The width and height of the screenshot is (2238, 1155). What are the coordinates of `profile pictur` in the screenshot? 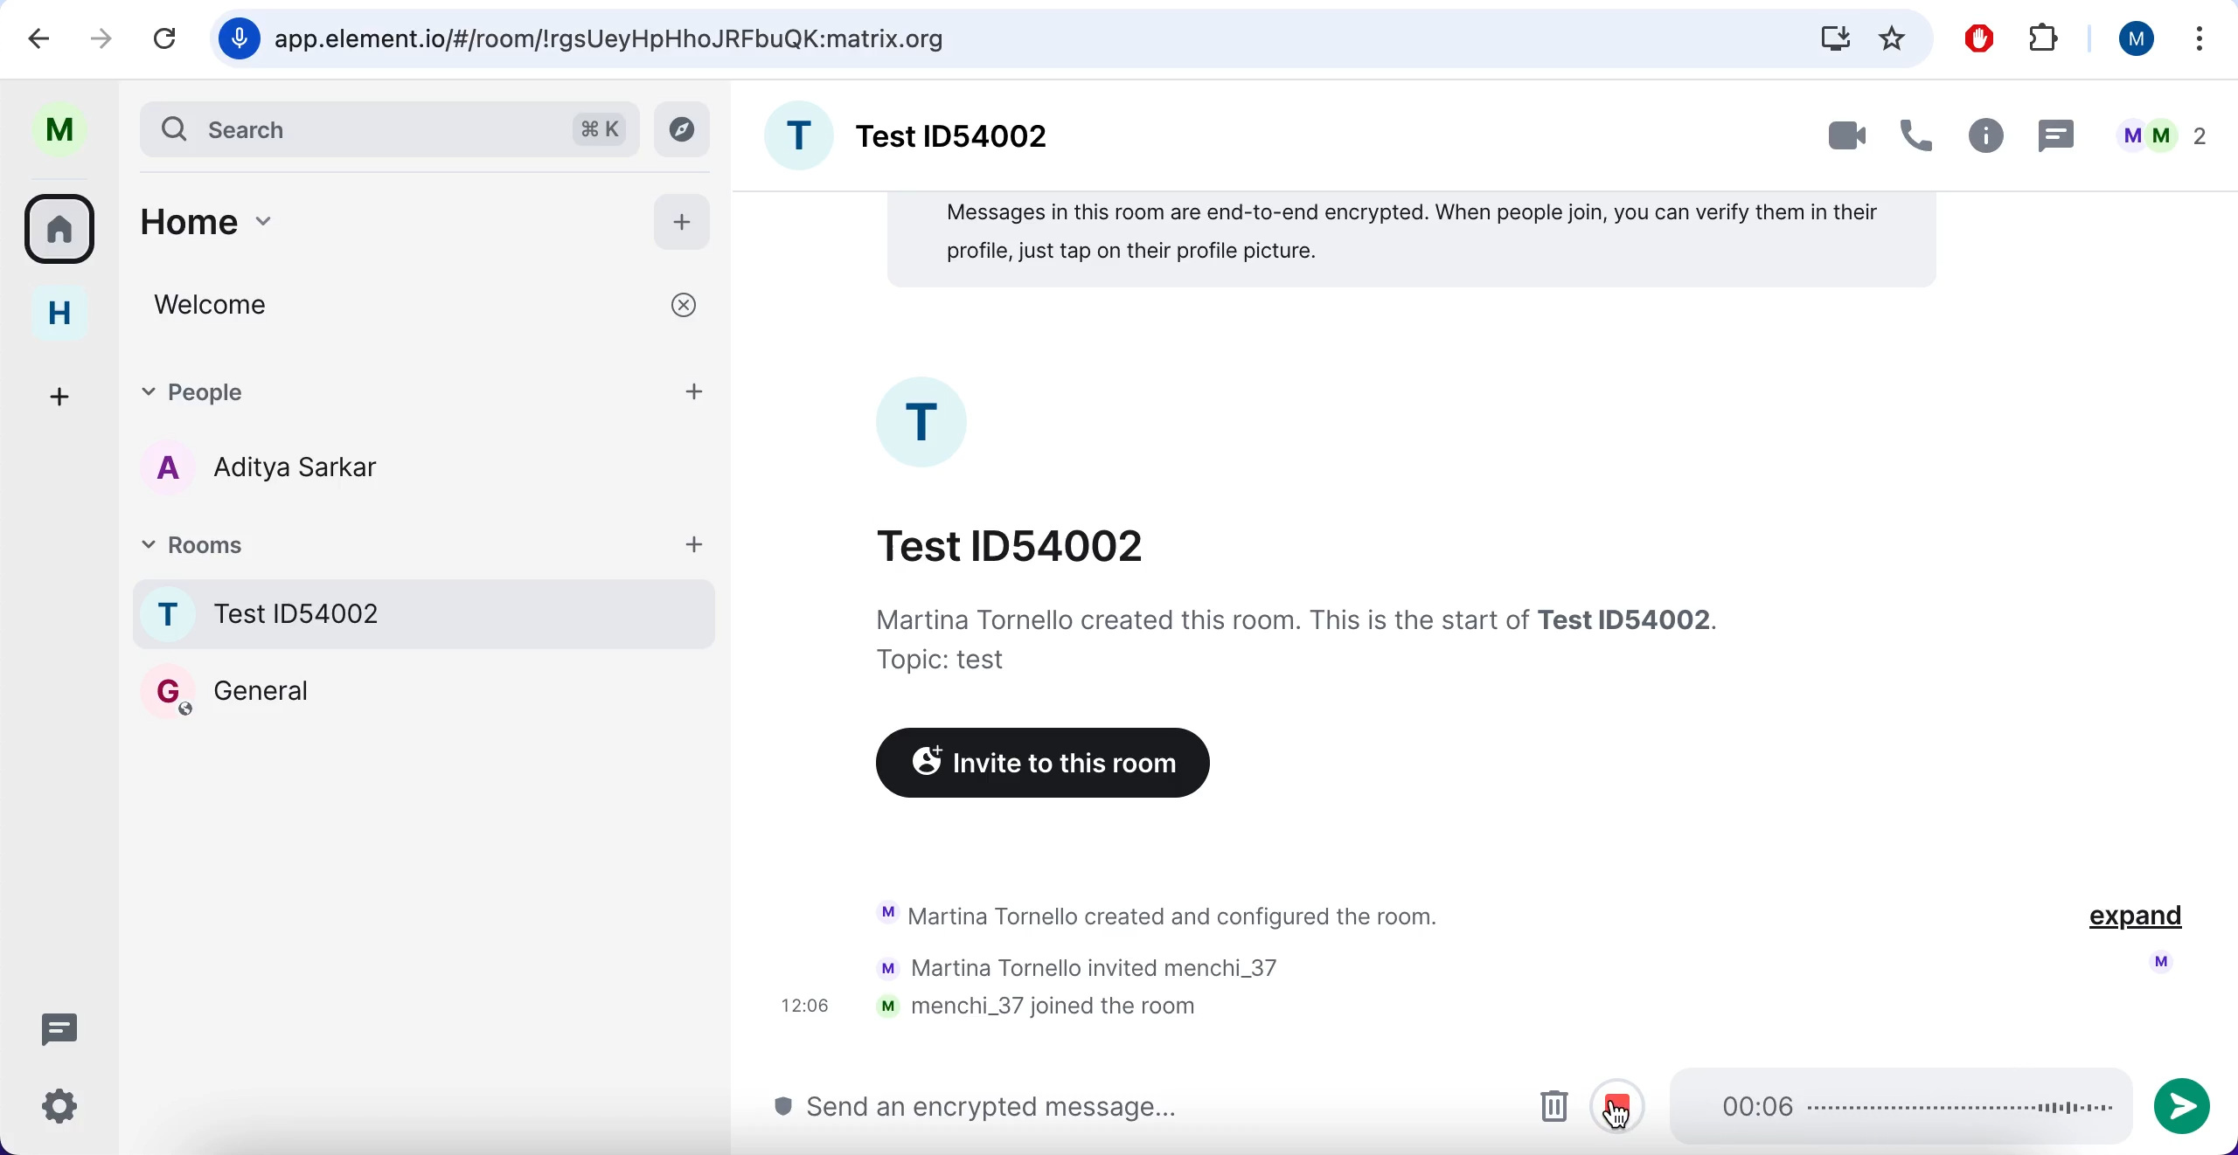 It's located at (2157, 962).